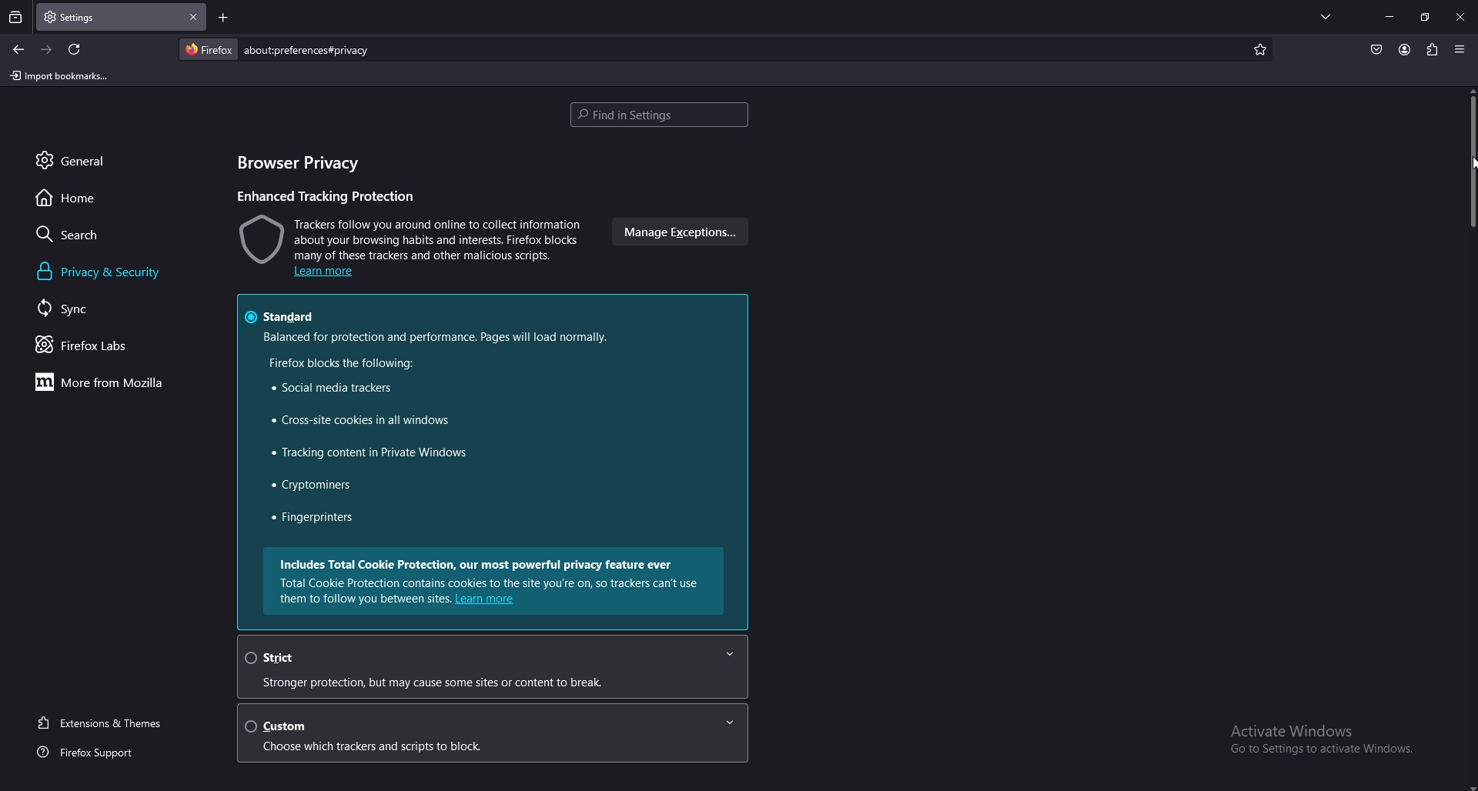 The width and height of the screenshot is (1478, 791). Describe the element at coordinates (102, 723) in the screenshot. I see `extension and themes` at that location.